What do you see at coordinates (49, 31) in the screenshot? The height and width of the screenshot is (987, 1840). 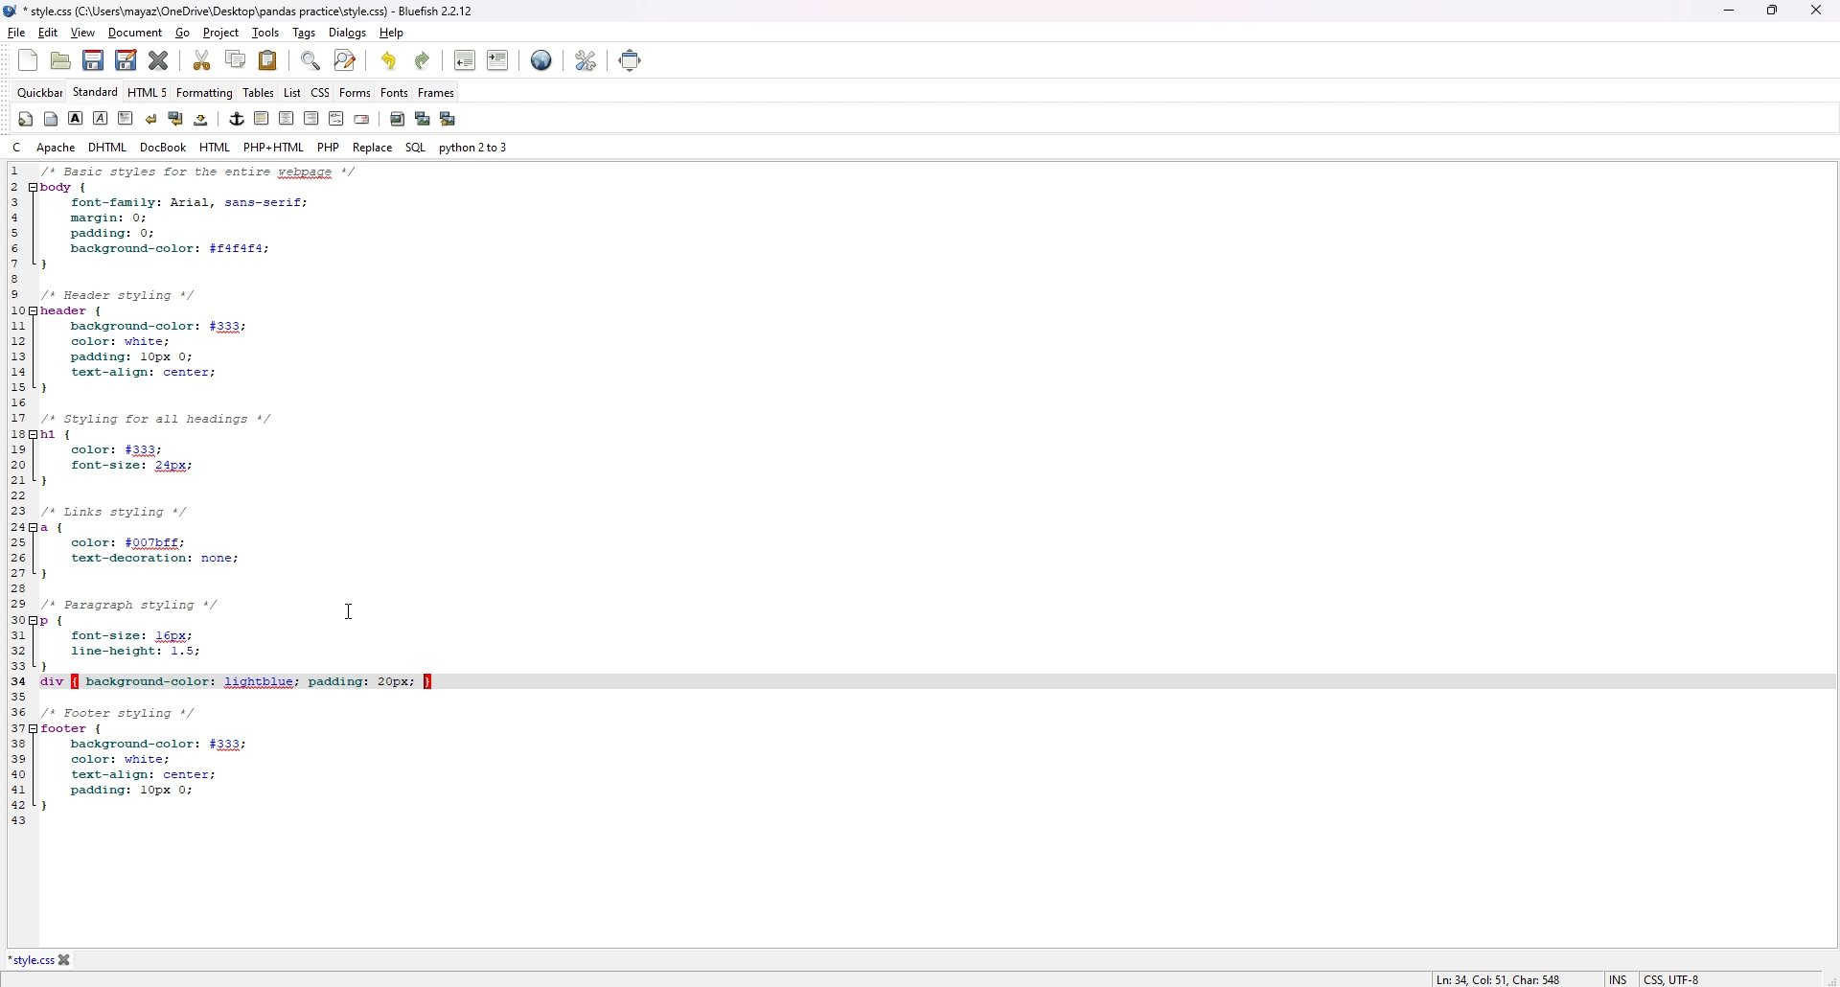 I see `edit` at bounding box center [49, 31].